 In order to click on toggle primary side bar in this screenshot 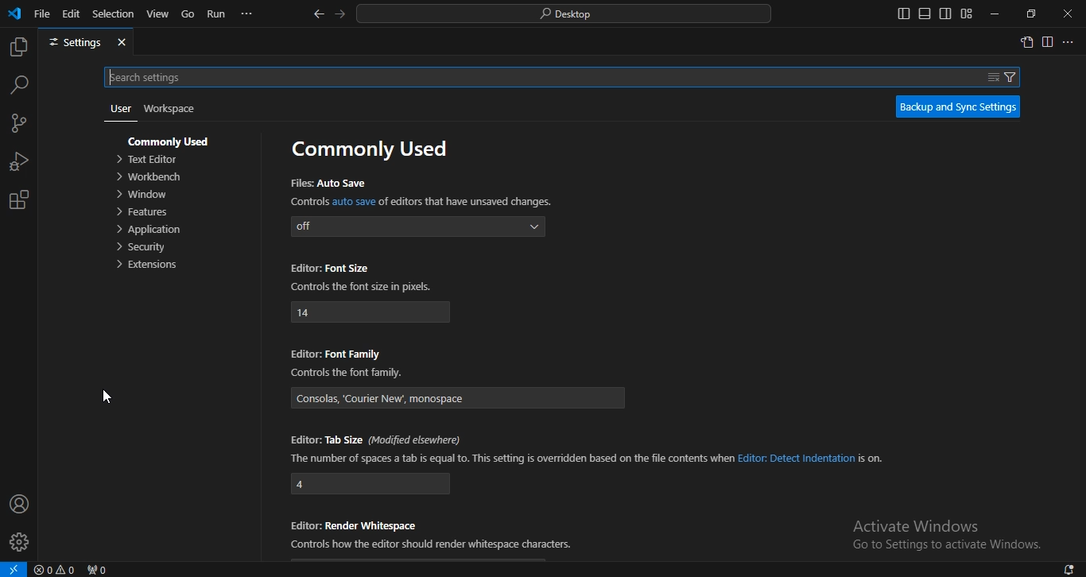, I will do `click(902, 14)`.